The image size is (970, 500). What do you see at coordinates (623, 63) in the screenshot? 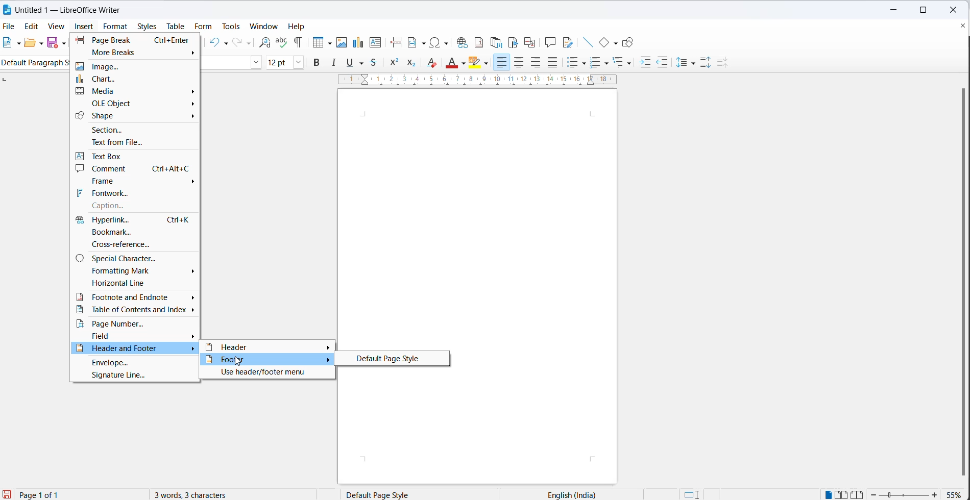
I see `select outline format` at bounding box center [623, 63].